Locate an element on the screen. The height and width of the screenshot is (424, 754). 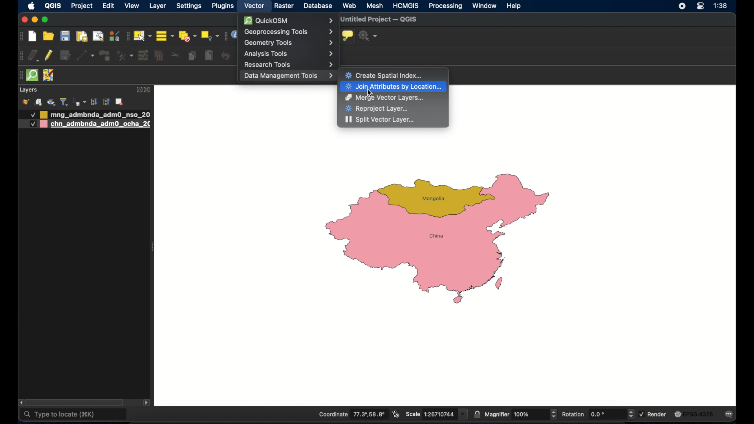
open layer styling panel is located at coordinates (26, 102).